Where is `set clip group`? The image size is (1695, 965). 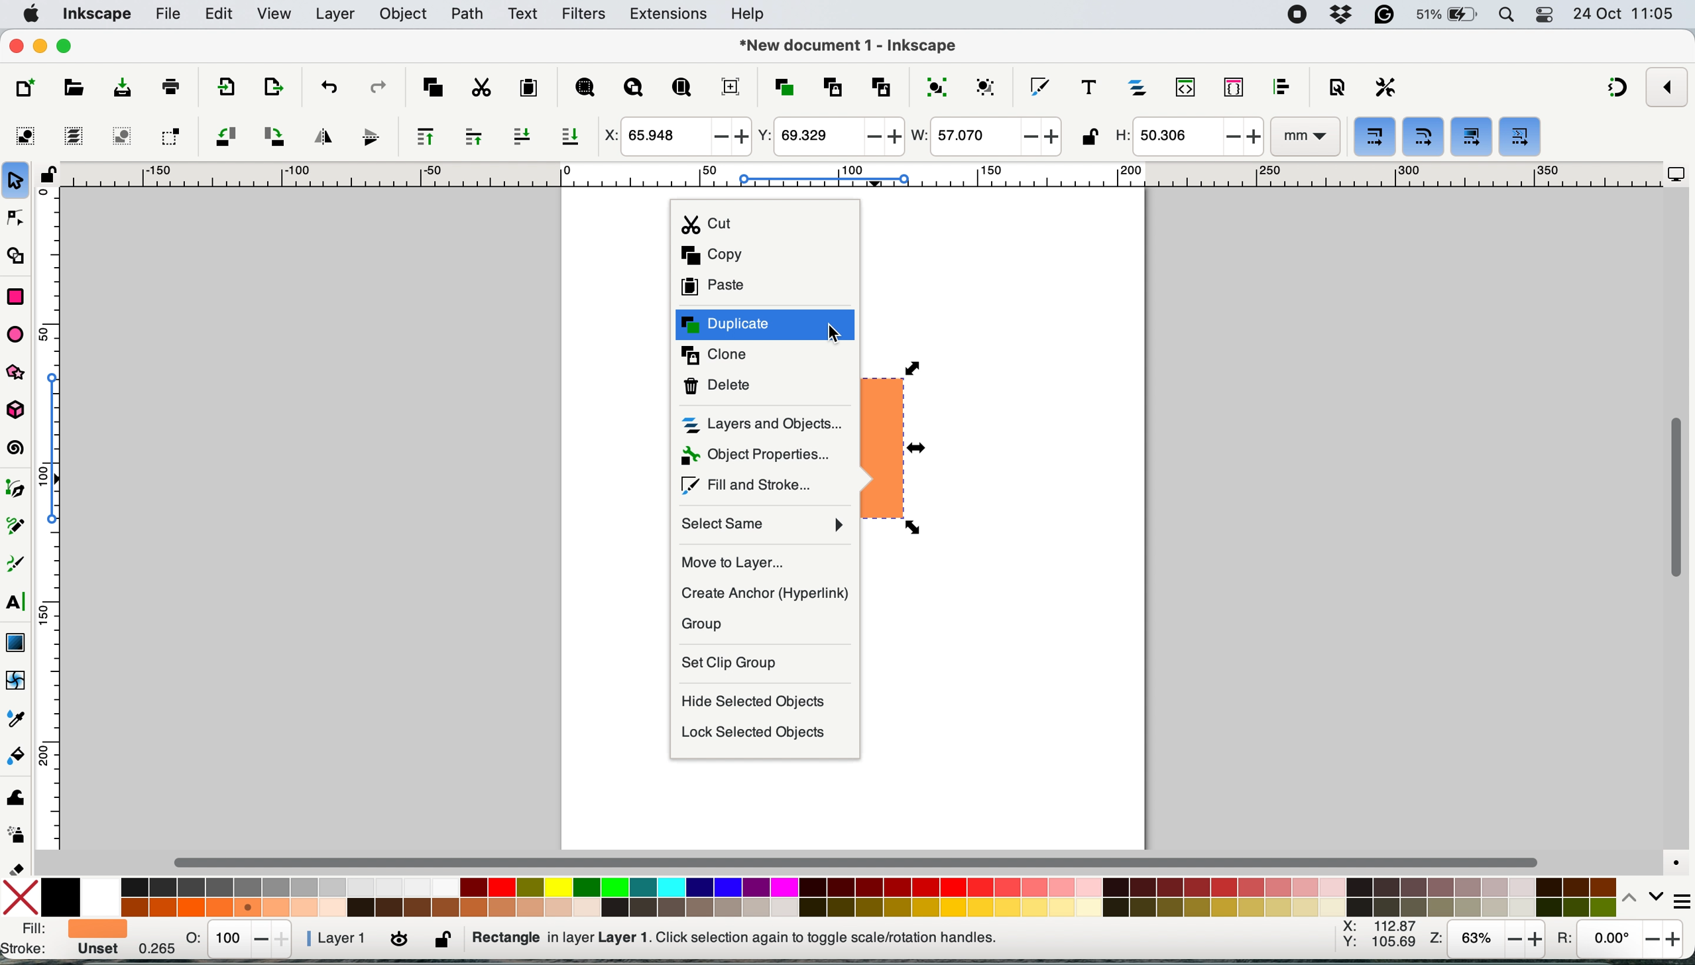
set clip group is located at coordinates (762, 662).